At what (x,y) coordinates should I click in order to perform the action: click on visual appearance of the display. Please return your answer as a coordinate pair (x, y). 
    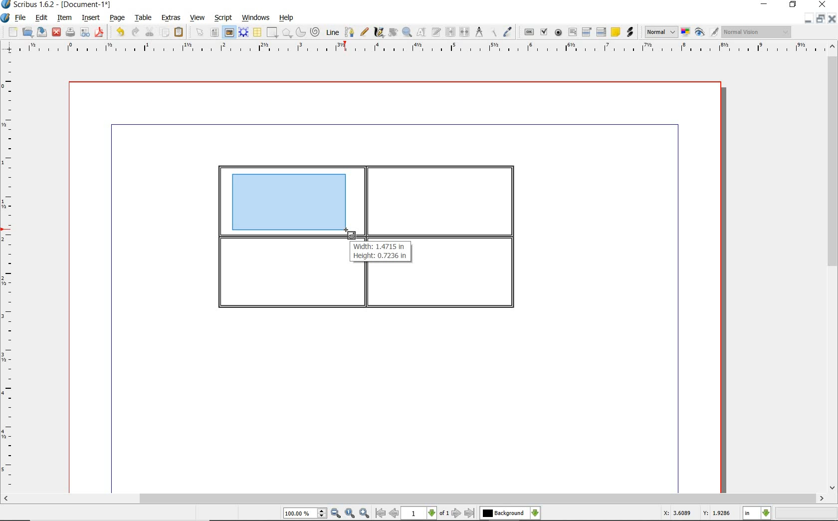
    Looking at the image, I should click on (755, 32).